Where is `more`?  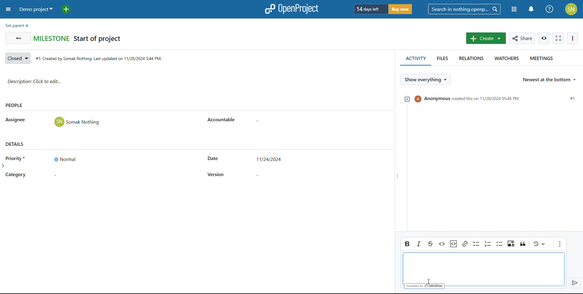 more is located at coordinates (573, 38).